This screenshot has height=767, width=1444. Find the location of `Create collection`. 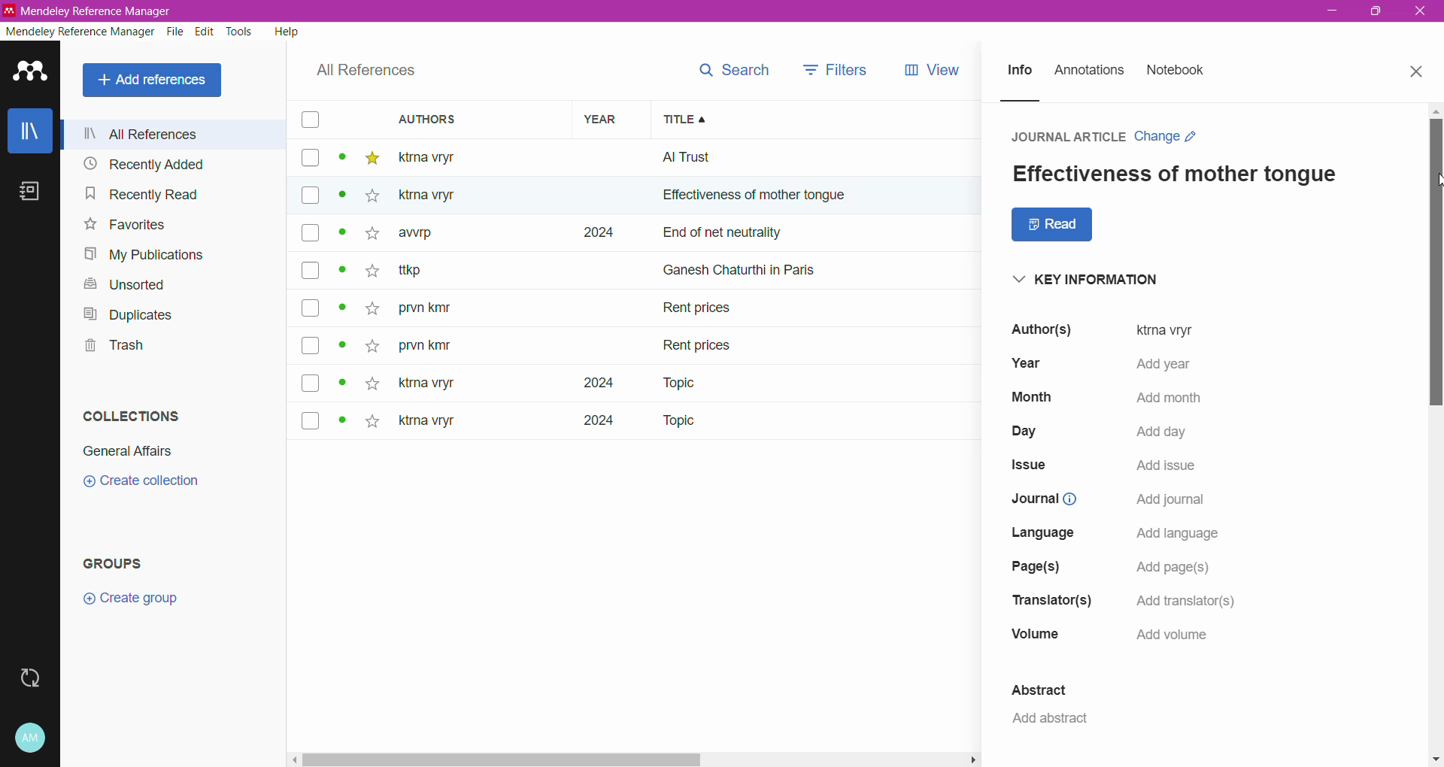

Create collection is located at coordinates (139, 482).